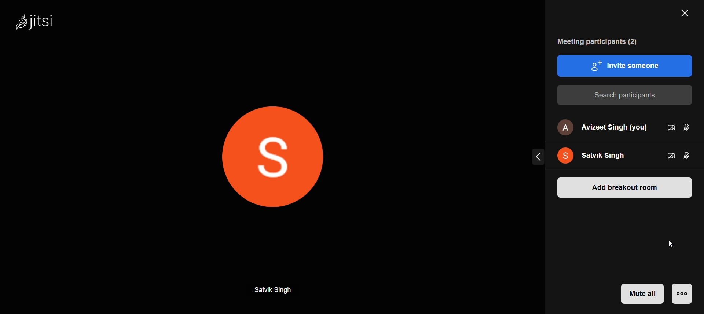 The width and height of the screenshot is (704, 314). I want to click on meeting participants, so click(599, 42).